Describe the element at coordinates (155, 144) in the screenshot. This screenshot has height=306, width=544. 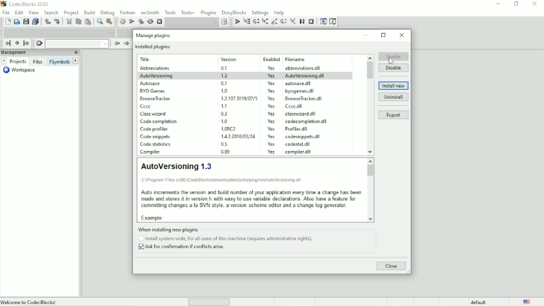
I see `plugin` at that location.